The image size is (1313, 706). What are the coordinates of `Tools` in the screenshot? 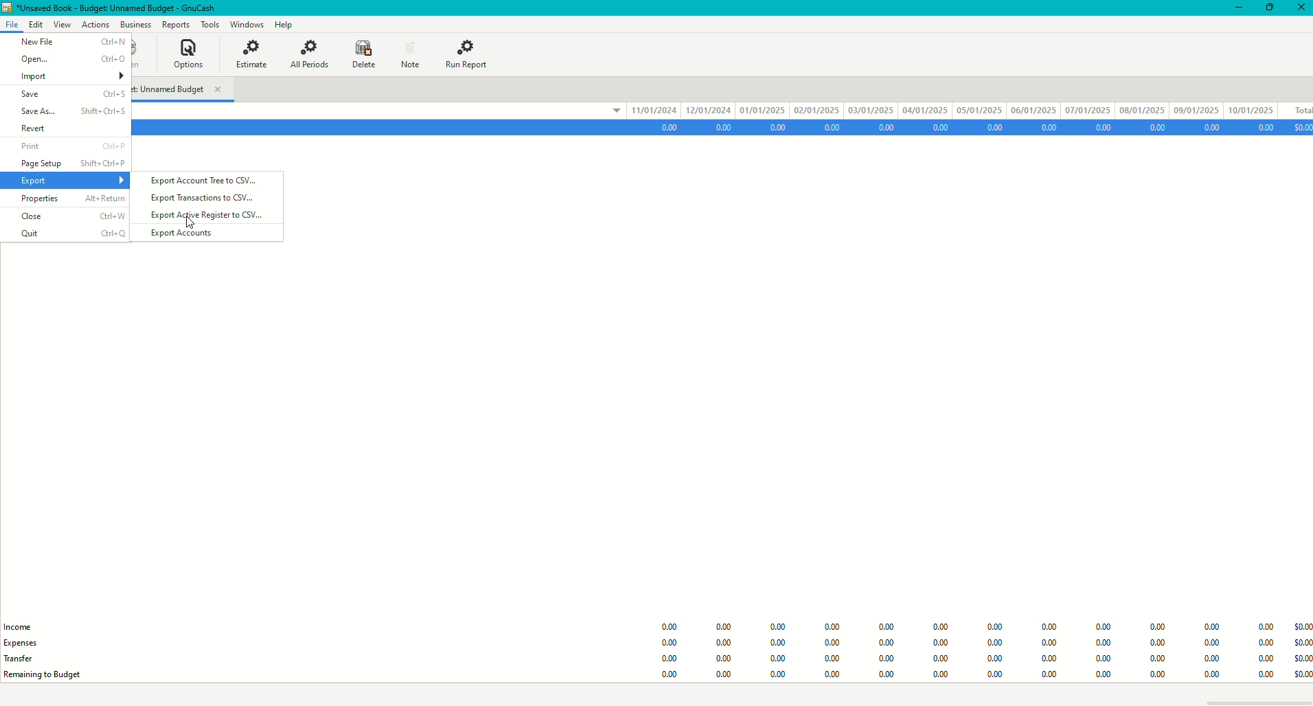 It's located at (207, 23).